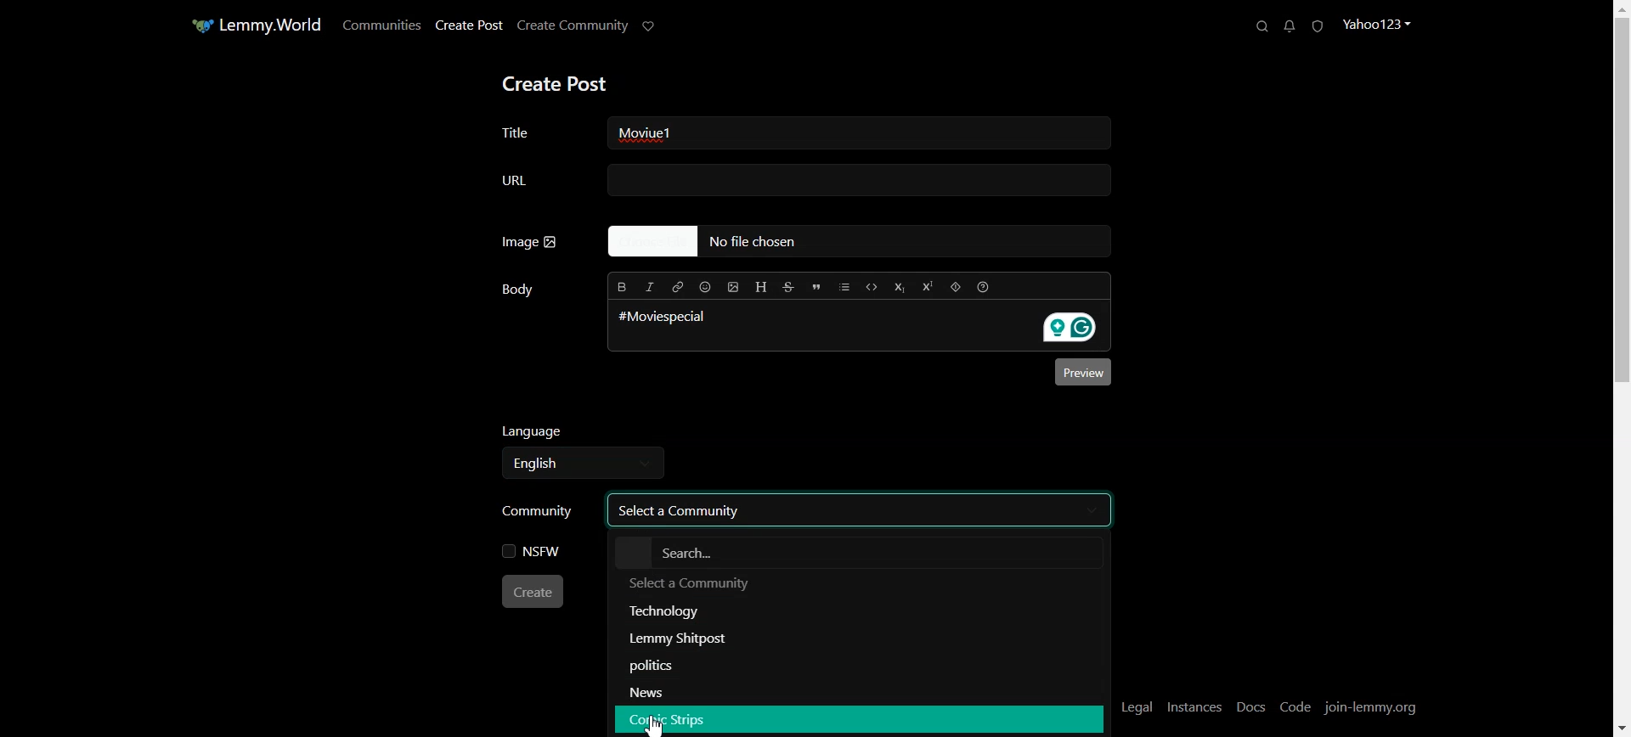 This screenshot has height=737, width=1631. What do you see at coordinates (547, 513) in the screenshot?
I see `Community` at bounding box center [547, 513].